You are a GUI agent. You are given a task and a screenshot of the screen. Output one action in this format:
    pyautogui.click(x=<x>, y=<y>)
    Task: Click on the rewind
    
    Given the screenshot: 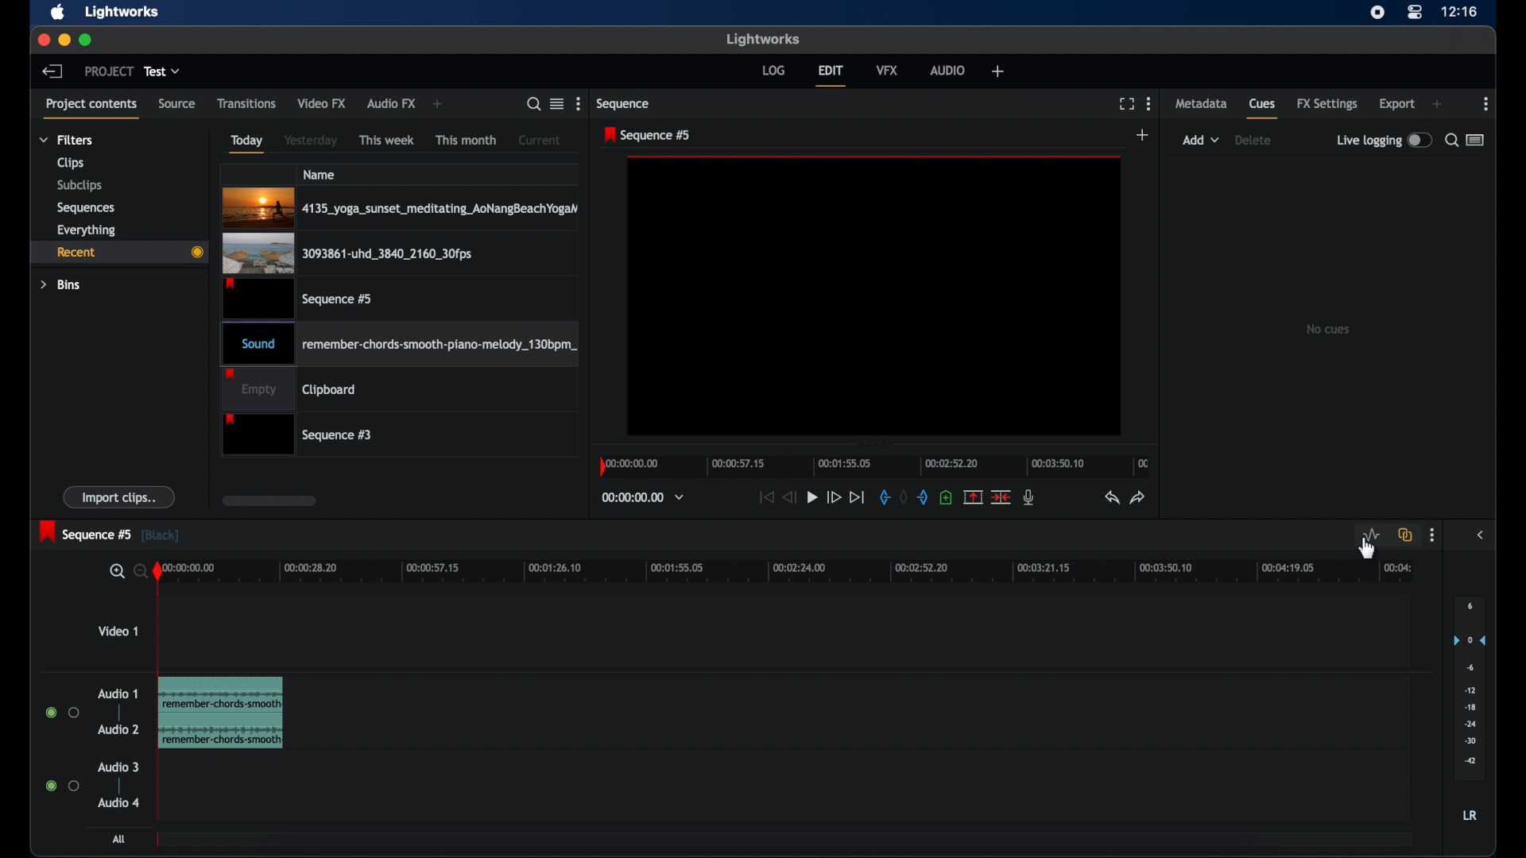 What is the action you would take?
    pyautogui.click(x=788, y=496)
    